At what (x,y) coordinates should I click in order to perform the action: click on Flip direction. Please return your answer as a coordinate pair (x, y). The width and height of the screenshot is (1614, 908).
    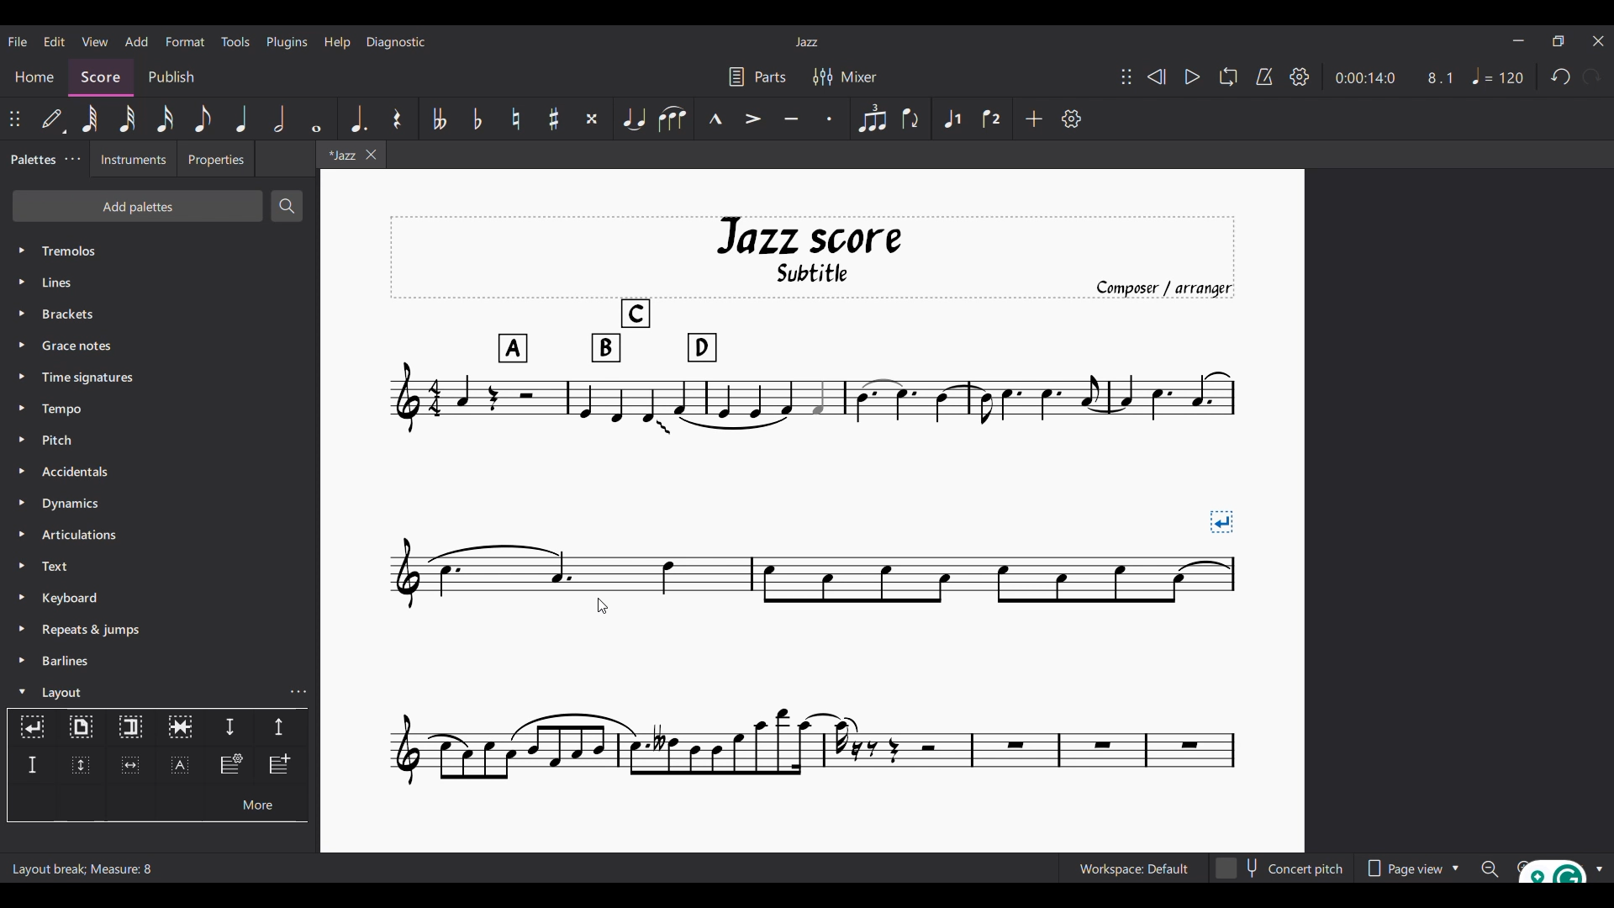
    Looking at the image, I should click on (910, 119).